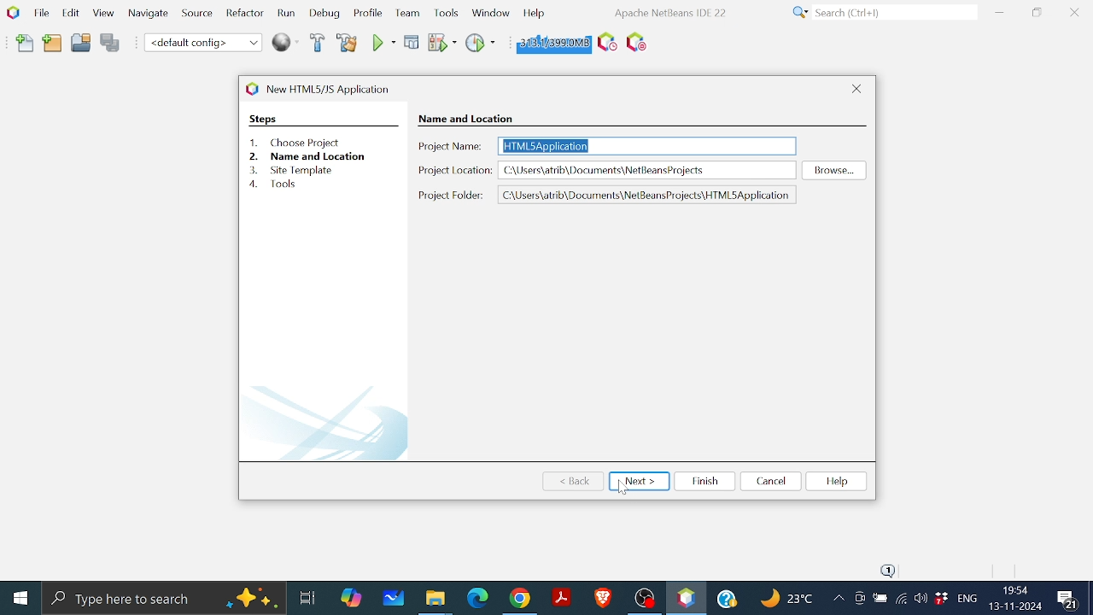  Describe the element at coordinates (789, 600) in the screenshot. I see `Weather` at that location.